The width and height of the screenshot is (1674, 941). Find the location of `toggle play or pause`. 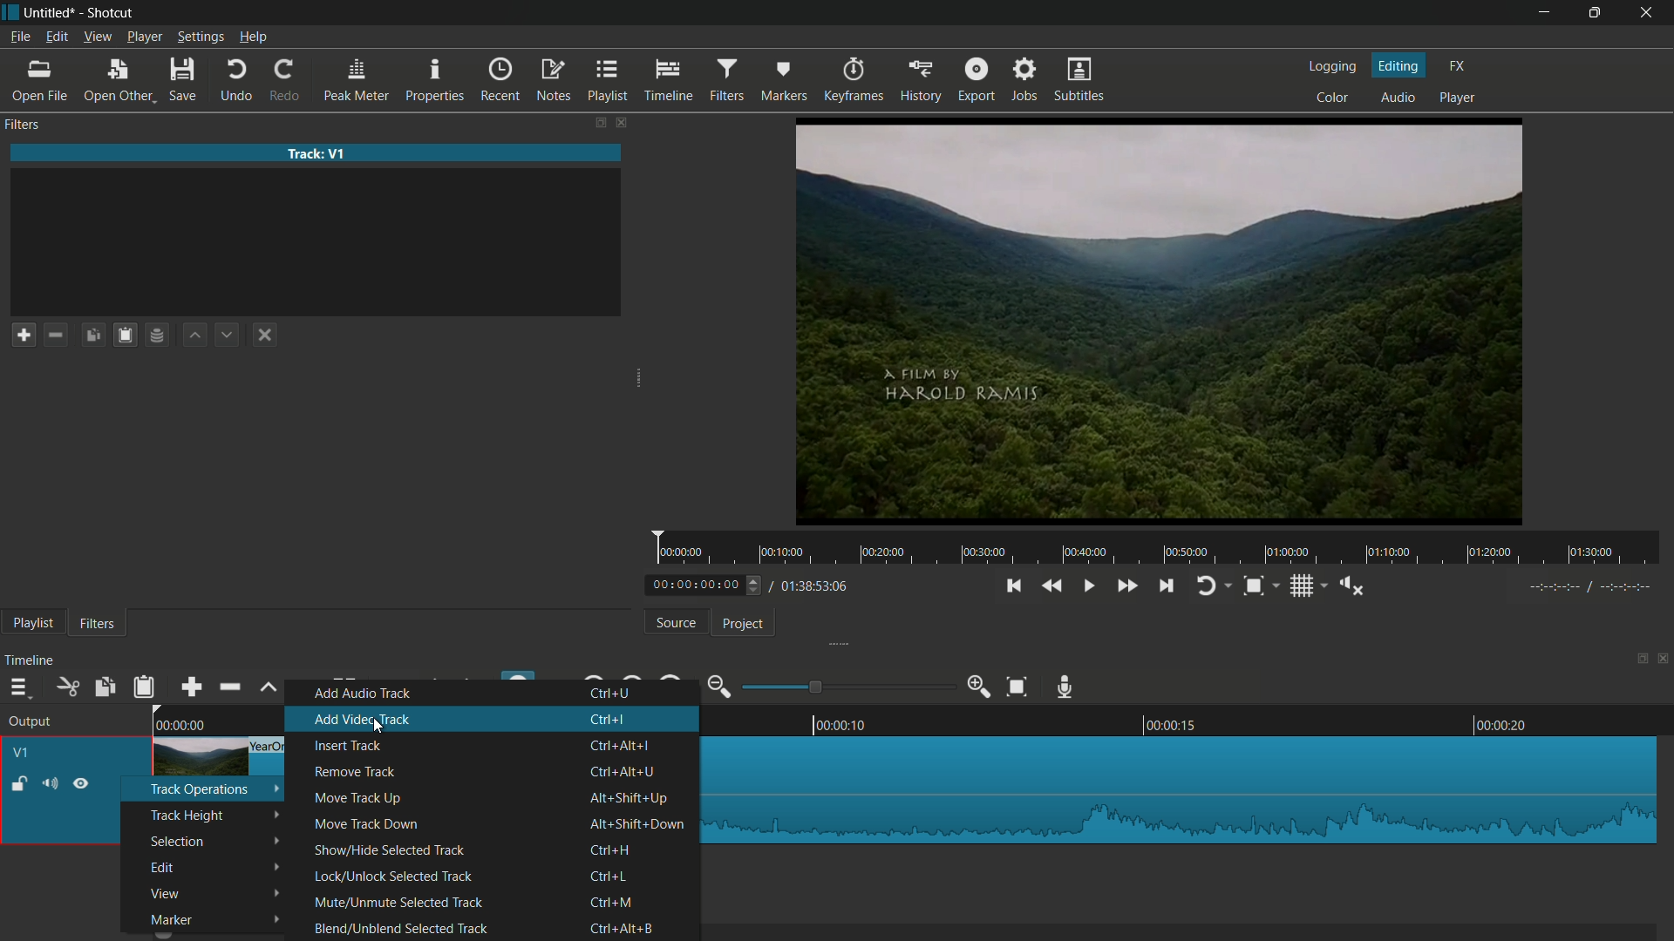

toggle play or pause is located at coordinates (1091, 586).